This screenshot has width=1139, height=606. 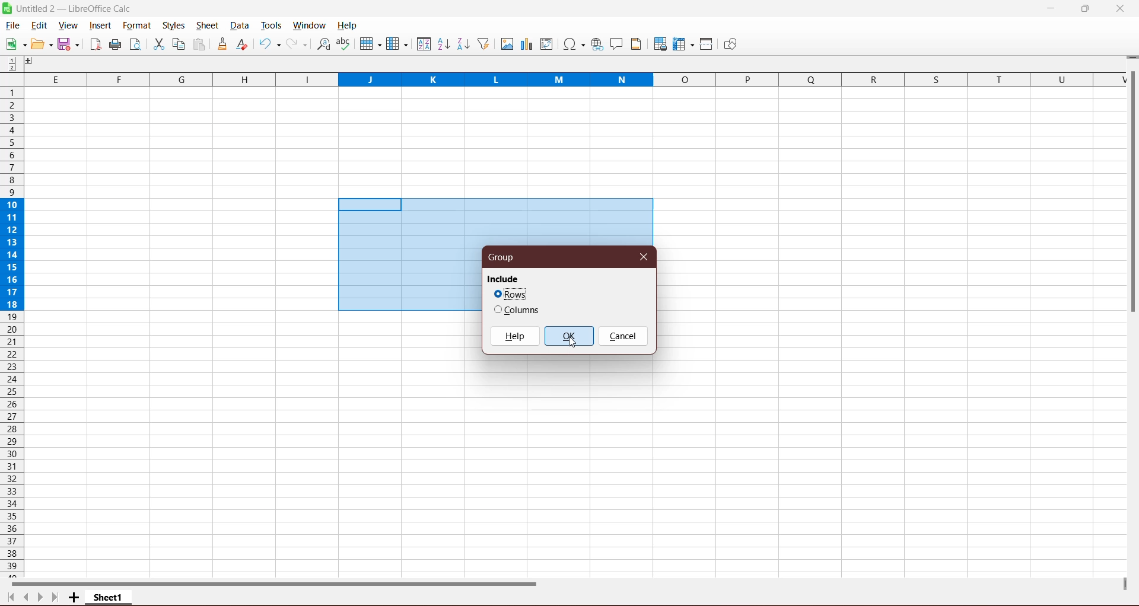 What do you see at coordinates (115, 45) in the screenshot?
I see `Print` at bounding box center [115, 45].